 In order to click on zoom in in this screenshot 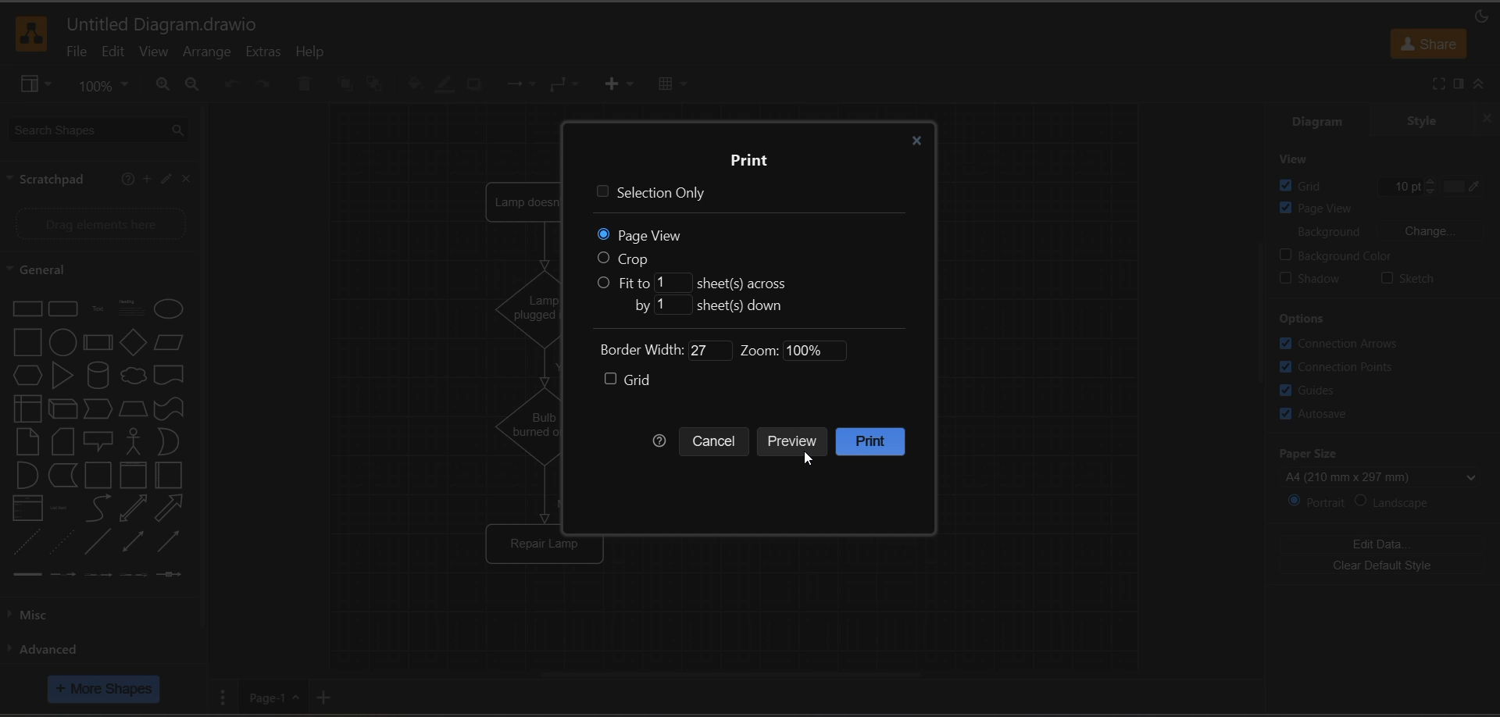, I will do `click(160, 84)`.